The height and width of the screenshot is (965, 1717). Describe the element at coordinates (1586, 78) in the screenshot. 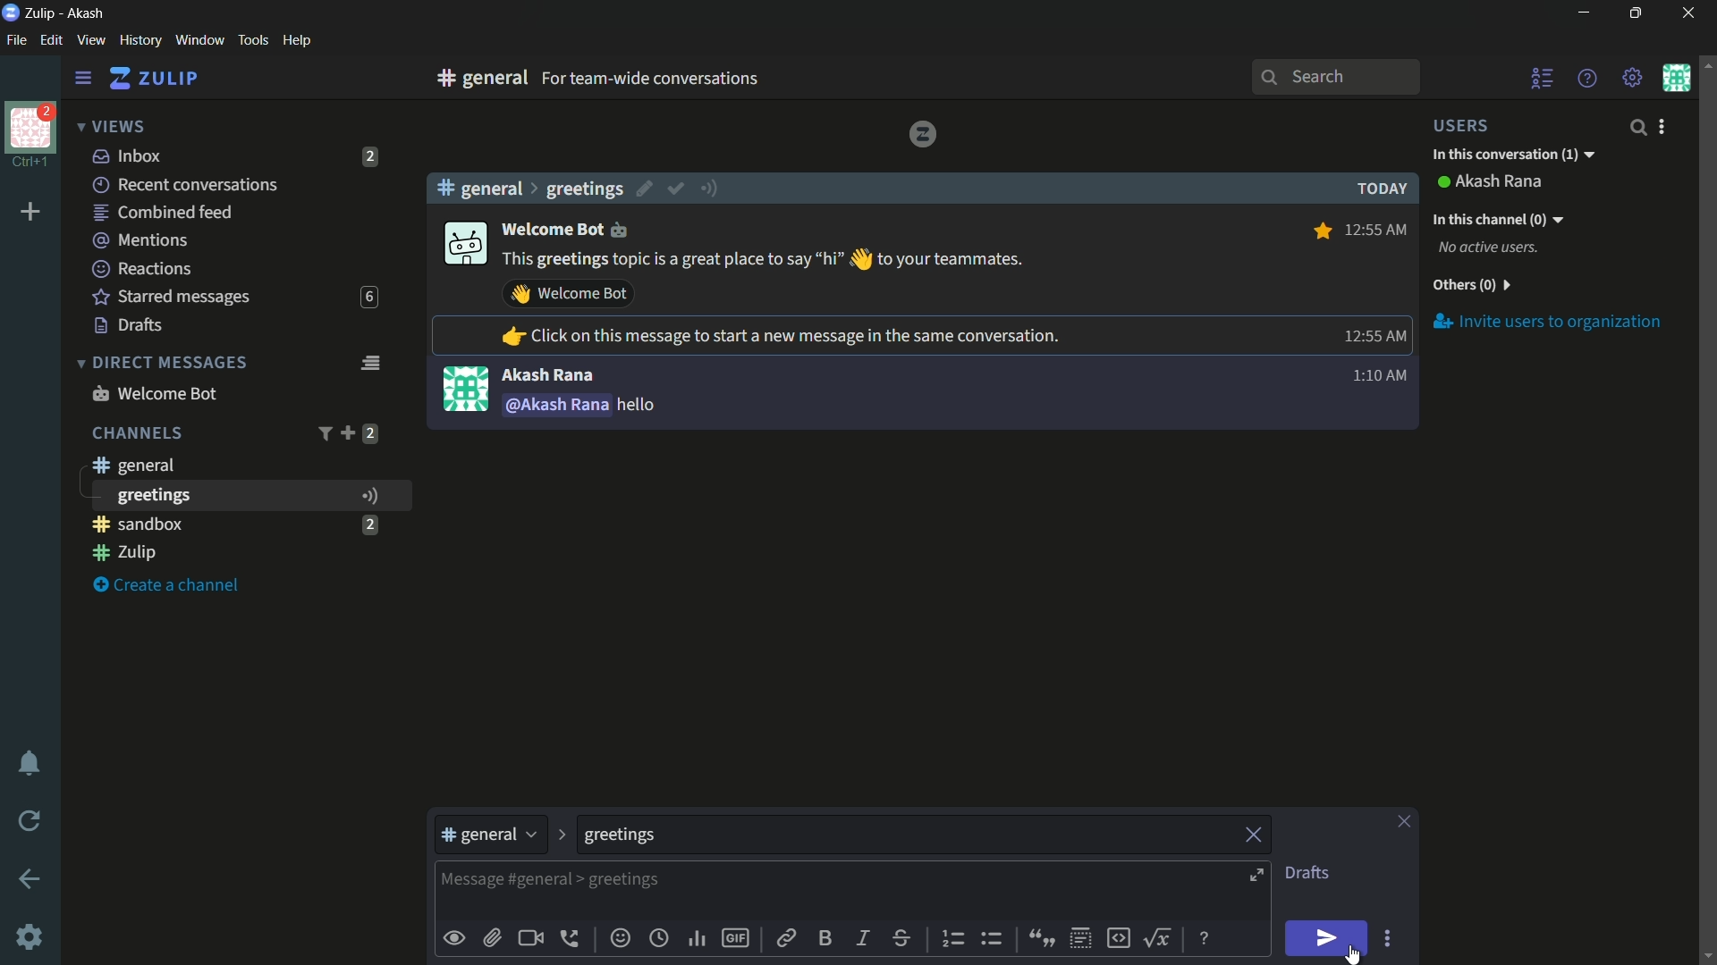

I see `help menu` at that location.